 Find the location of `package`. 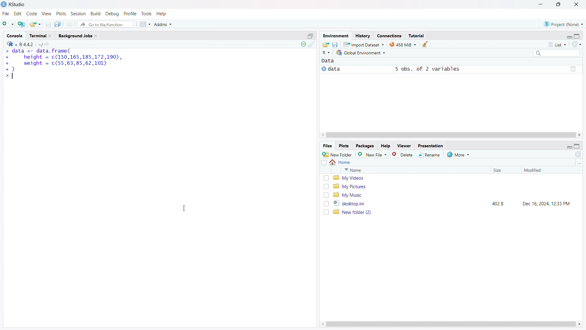

package is located at coordinates (365, 146).